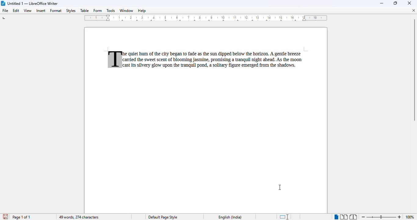  What do you see at coordinates (85, 10) in the screenshot?
I see `table` at bounding box center [85, 10].